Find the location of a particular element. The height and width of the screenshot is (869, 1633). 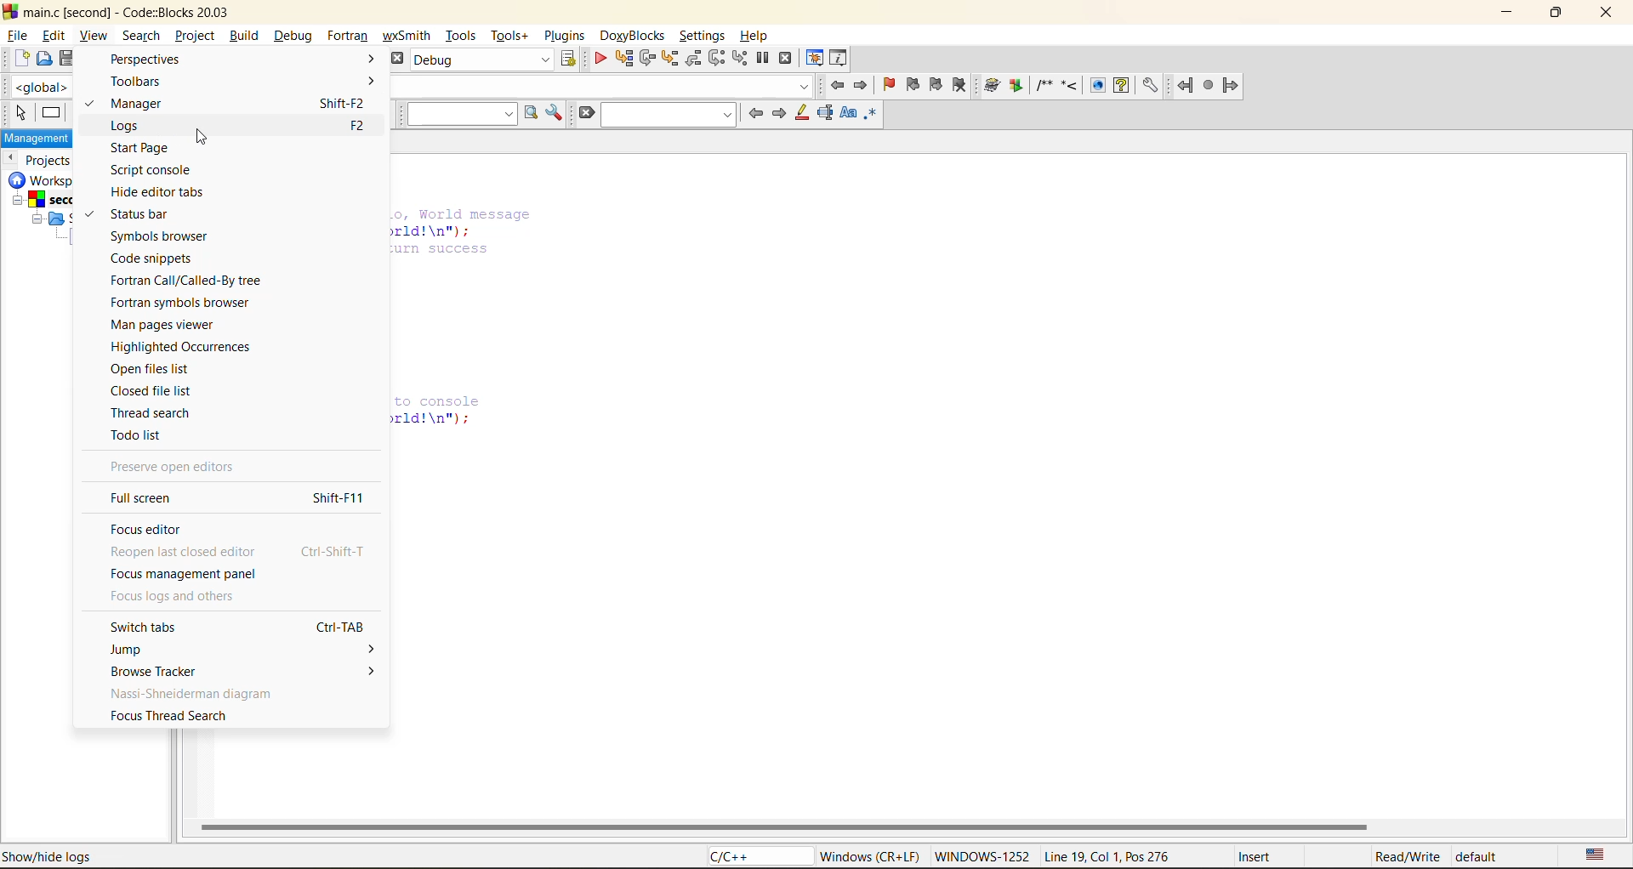

manager is located at coordinates (152, 102).